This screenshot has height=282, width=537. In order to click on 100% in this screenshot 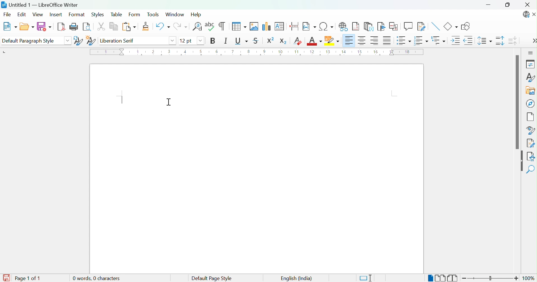, I will do `click(530, 279)`.